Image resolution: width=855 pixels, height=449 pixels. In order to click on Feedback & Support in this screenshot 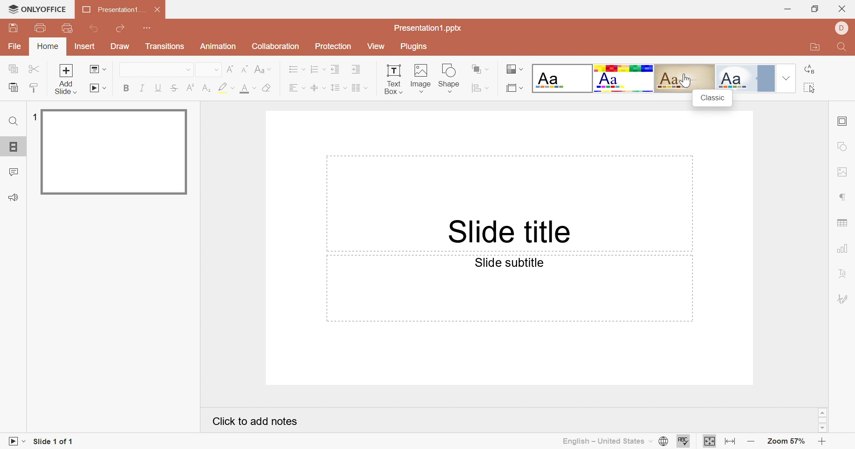, I will do `click(14, 197)`.